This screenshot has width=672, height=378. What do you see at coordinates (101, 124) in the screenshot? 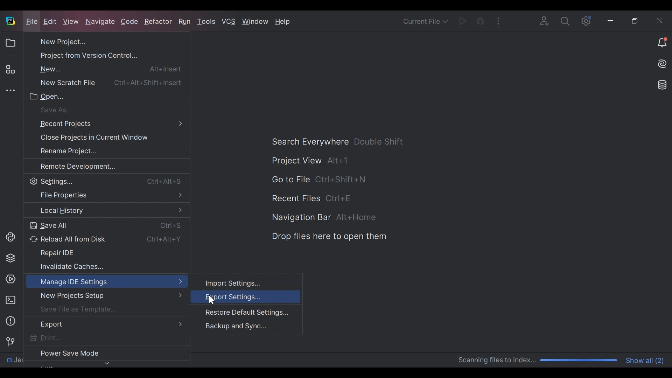
I see `Recent Projects` at bounding box center [101, 124].